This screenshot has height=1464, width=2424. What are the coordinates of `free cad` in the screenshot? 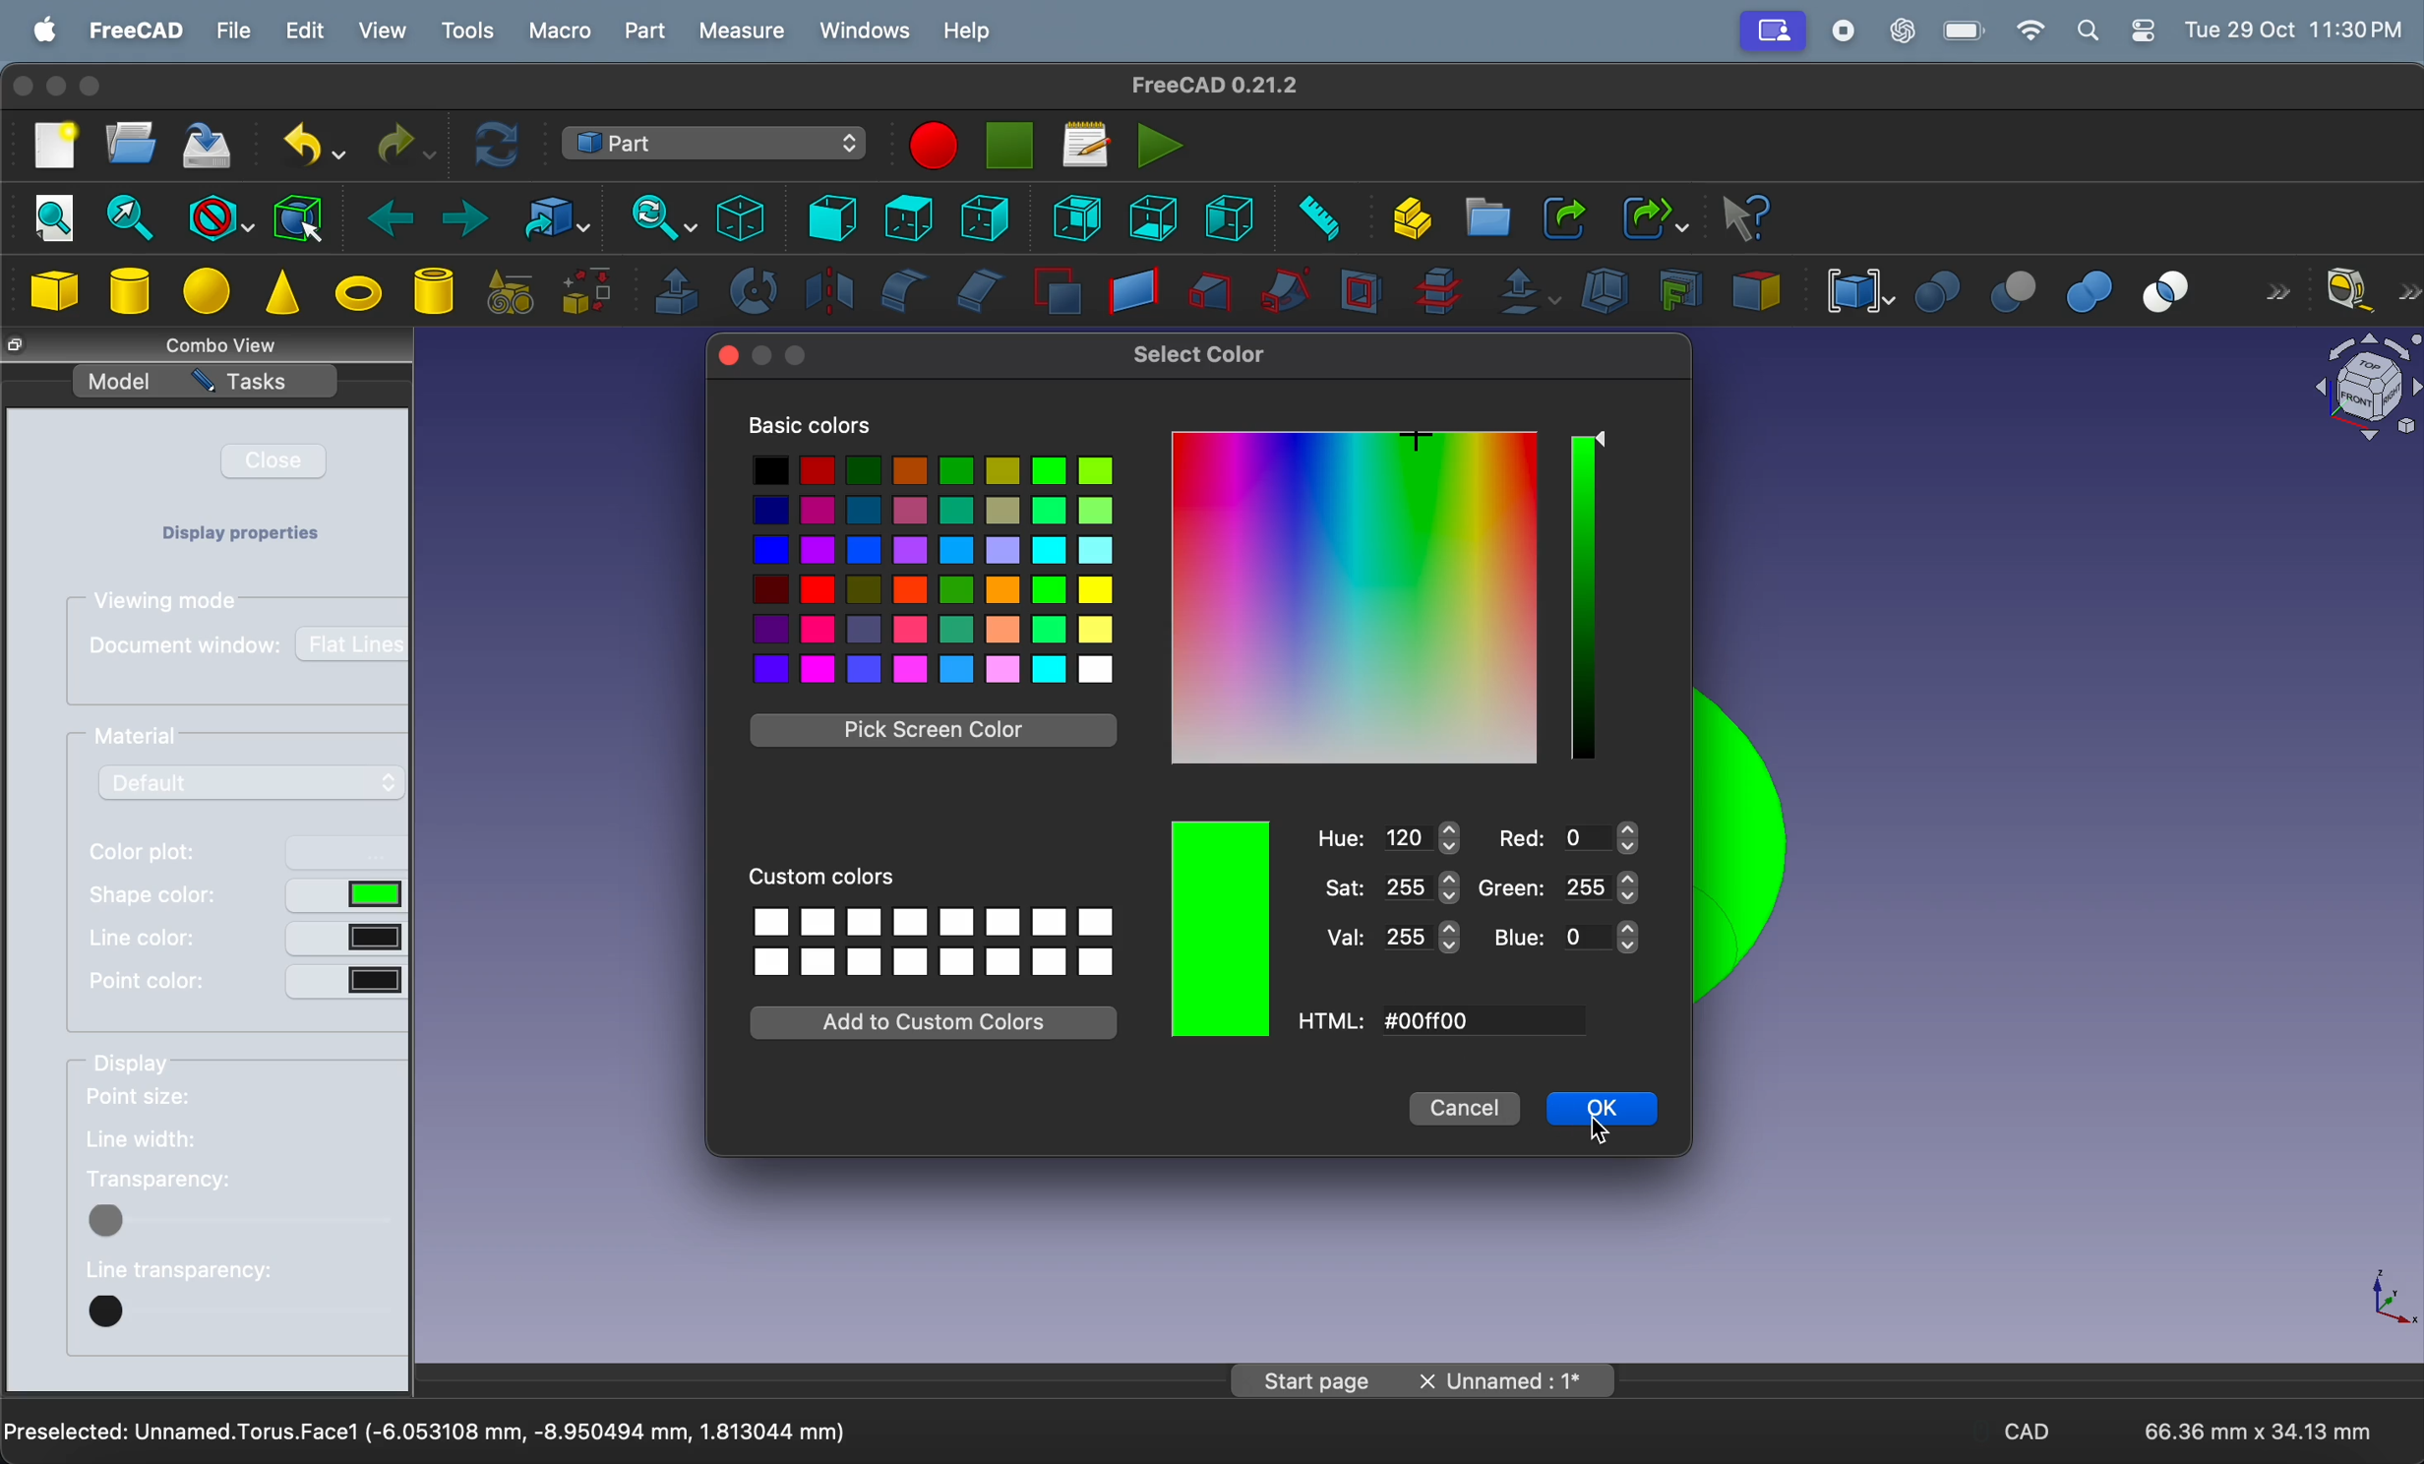 It's located at (137, 32).